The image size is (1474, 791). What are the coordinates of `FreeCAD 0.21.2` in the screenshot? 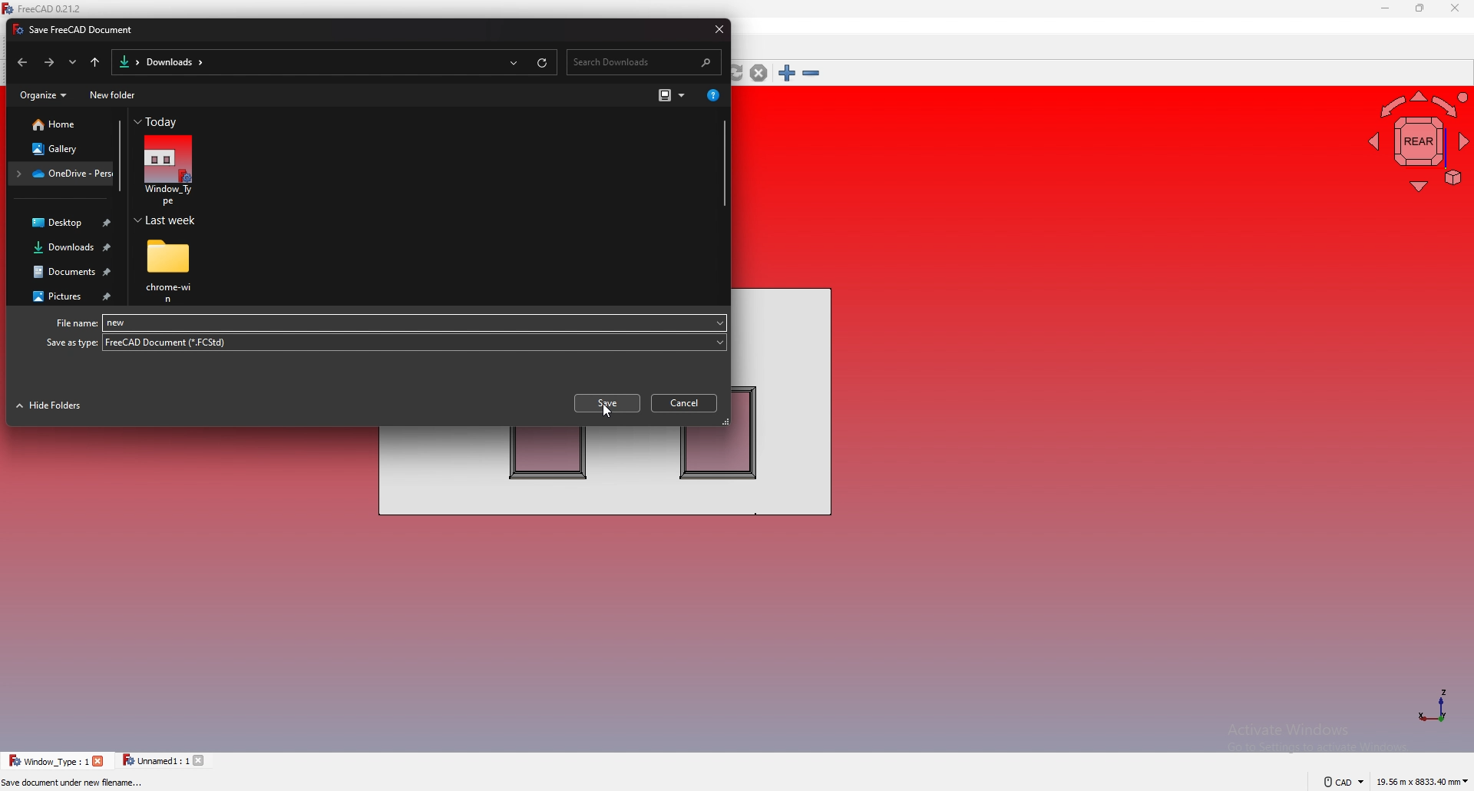 It's located at (45, 9).